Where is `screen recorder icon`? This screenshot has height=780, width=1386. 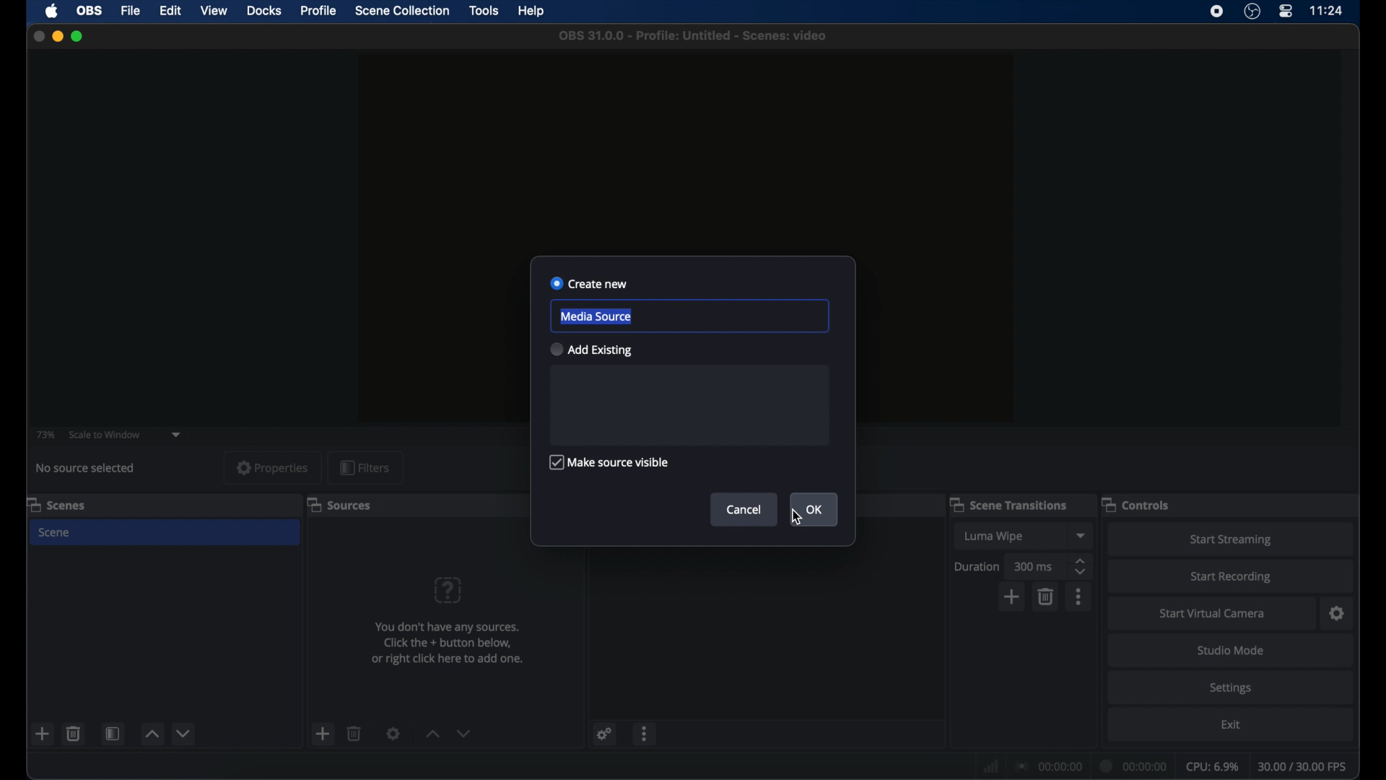 screen recorder icon is located at coordinates (1216, 11).